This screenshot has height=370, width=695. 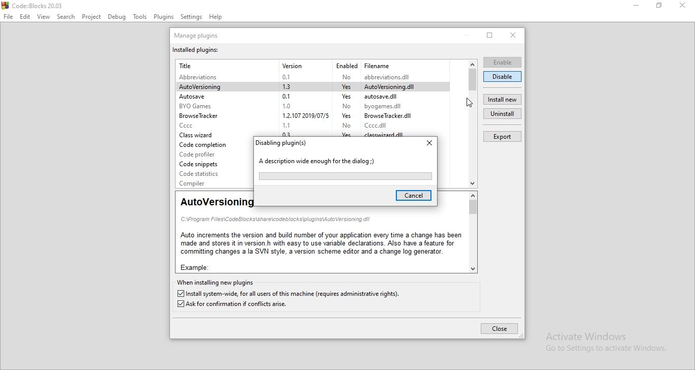 What do you see at coordinates (377, 65) in the screenshot?
I see `Filename` at bounding box center [377, 65].